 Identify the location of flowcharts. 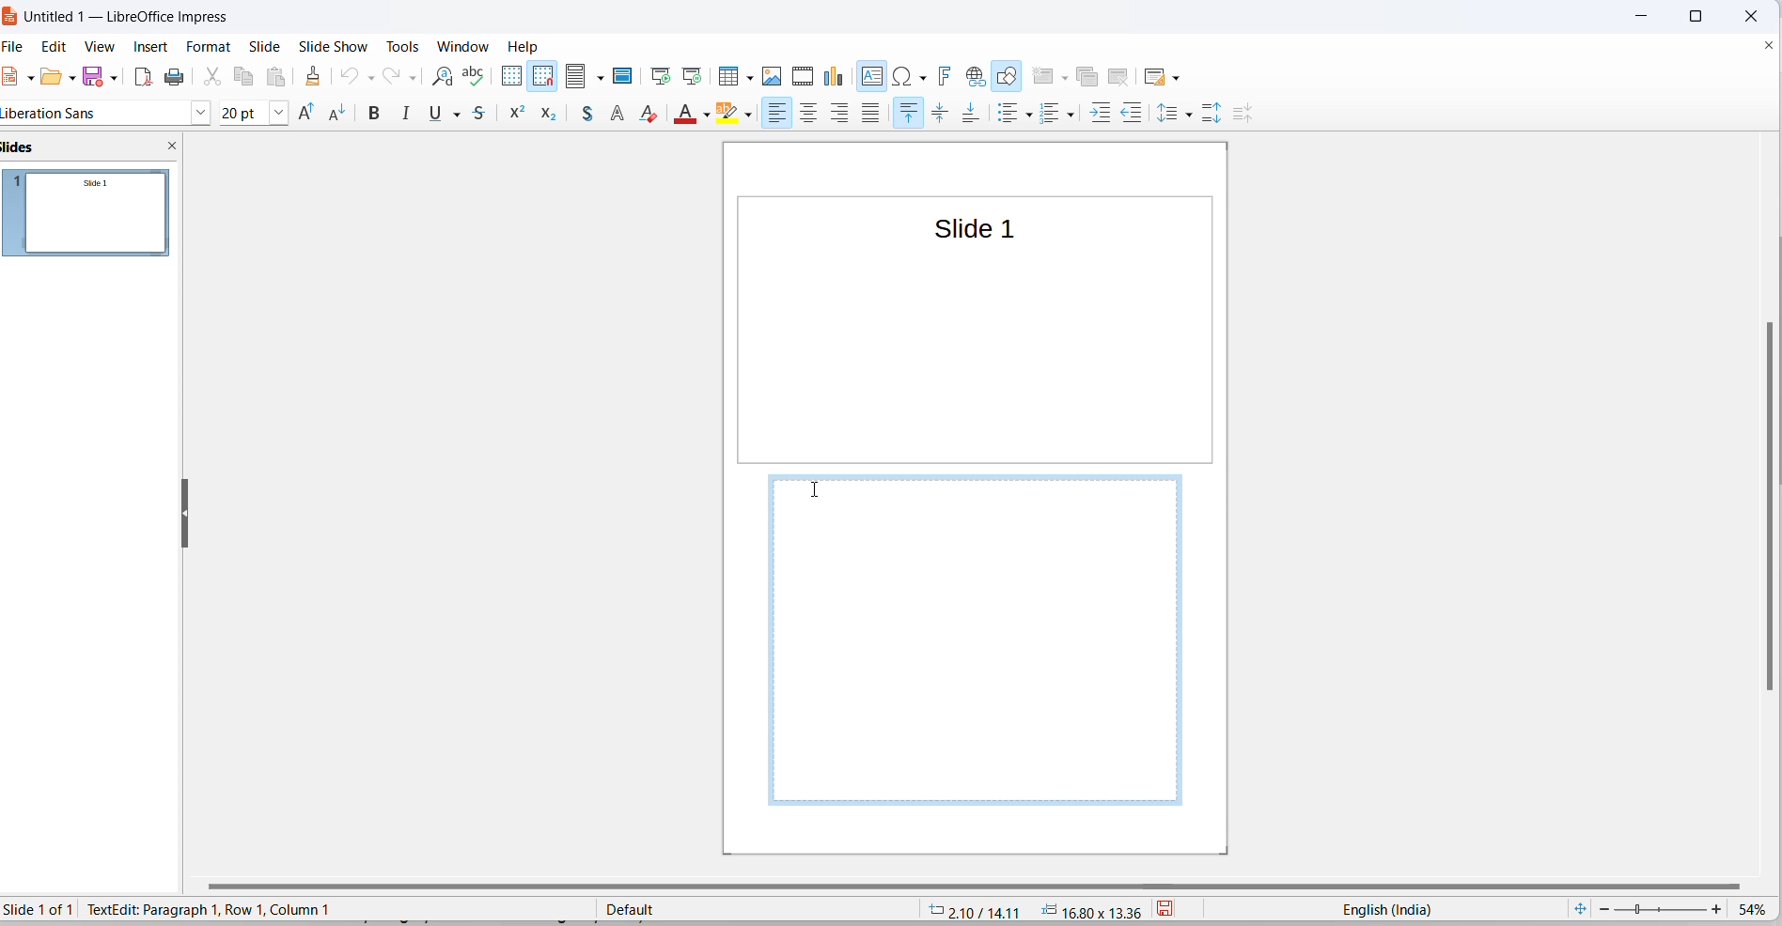
(524, 116).